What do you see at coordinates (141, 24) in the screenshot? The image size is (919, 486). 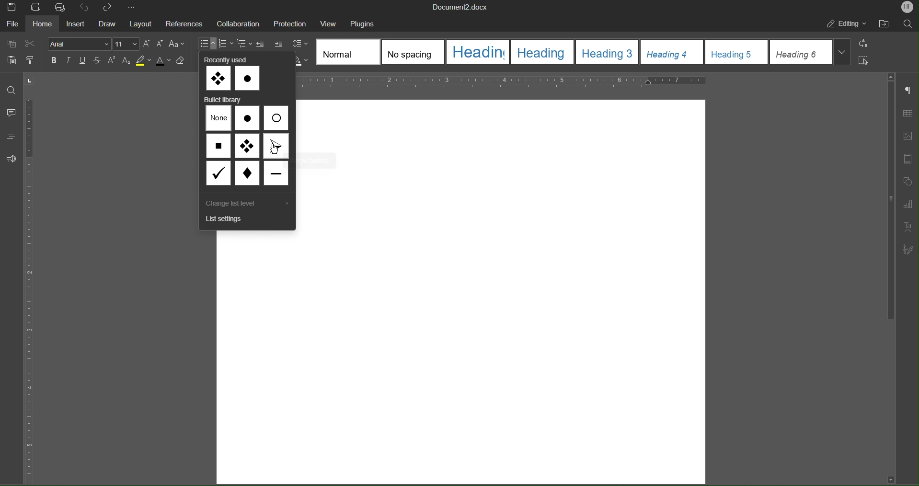 I see `Layout` at bounding box center [141, 24].